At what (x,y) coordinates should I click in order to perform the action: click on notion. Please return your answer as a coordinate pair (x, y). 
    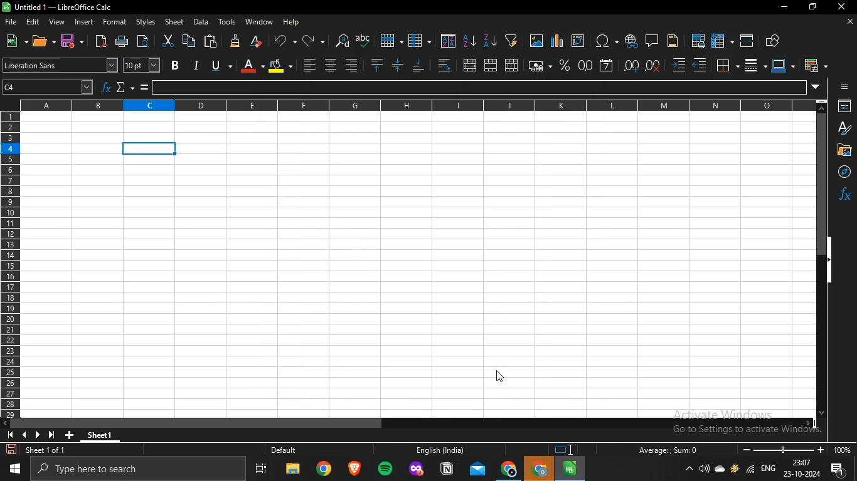
    Looking at the image, I should click on (447, 470).